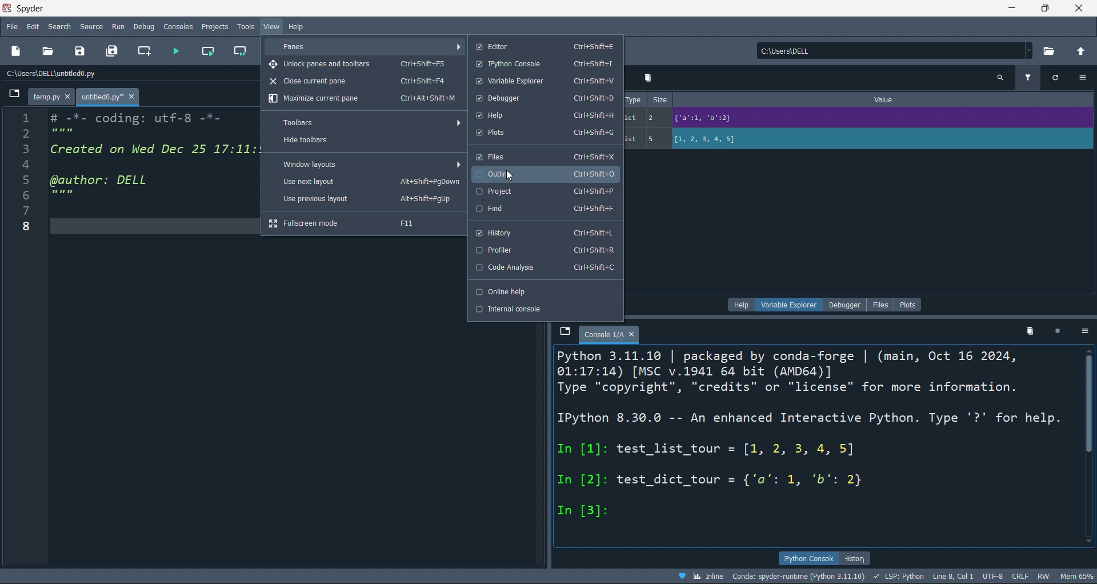 The height and width of the screenshot is (584, 1097). I want to click on toolbars, so click(365, 123).